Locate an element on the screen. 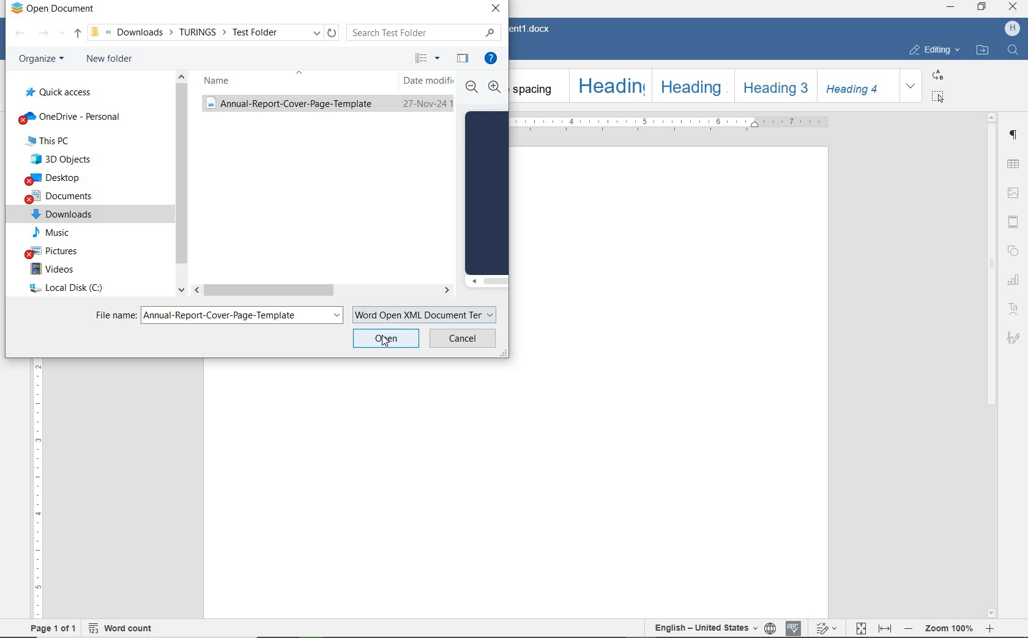 The width and height of the screenshot is (1028, 638). replace is located at coordinates (937, 75).